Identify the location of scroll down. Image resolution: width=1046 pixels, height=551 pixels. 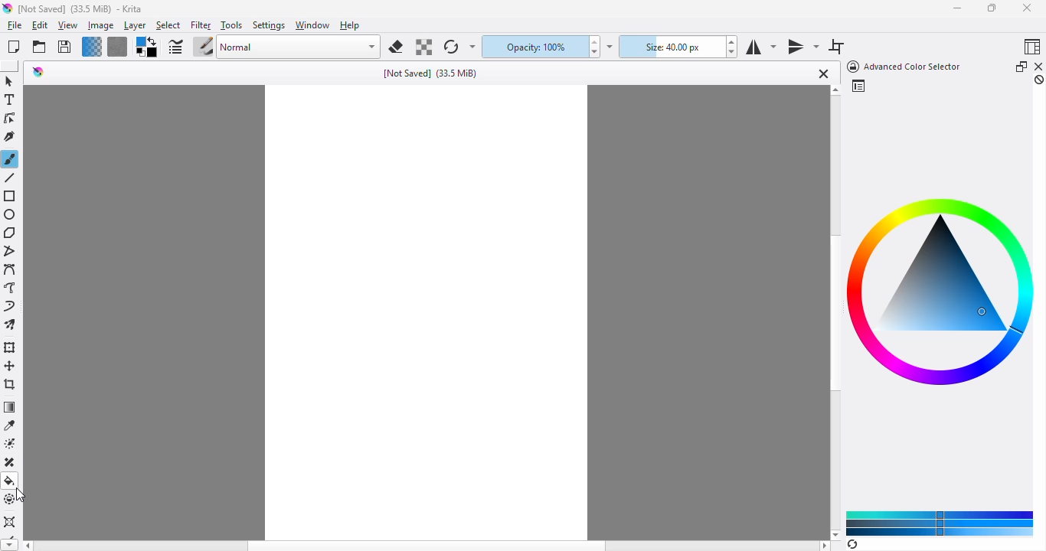
(9, 545).